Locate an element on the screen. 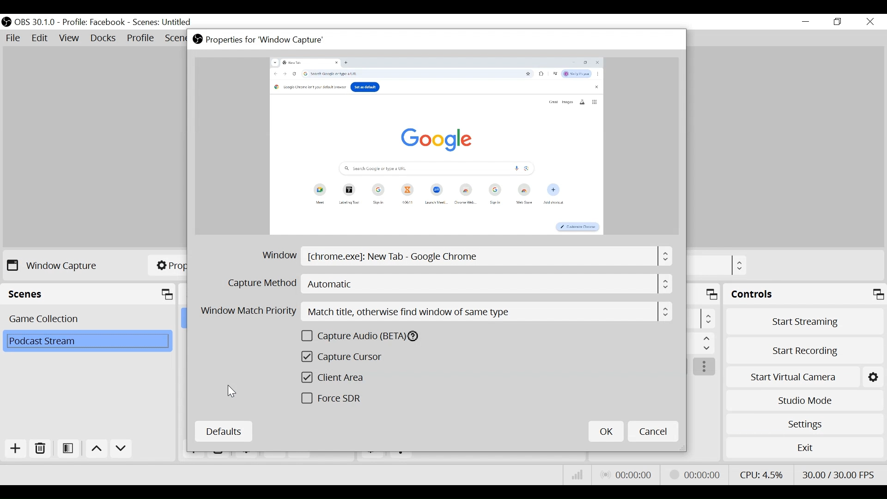 This screenshot has height=499, width=887. Controls Panel is located at coordinates (805, 294).